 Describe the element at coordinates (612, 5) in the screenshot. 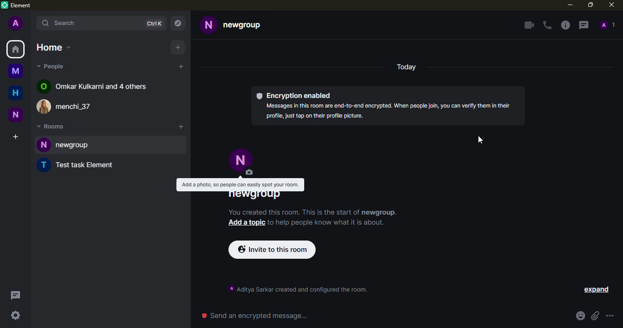

I see `close` at that location.